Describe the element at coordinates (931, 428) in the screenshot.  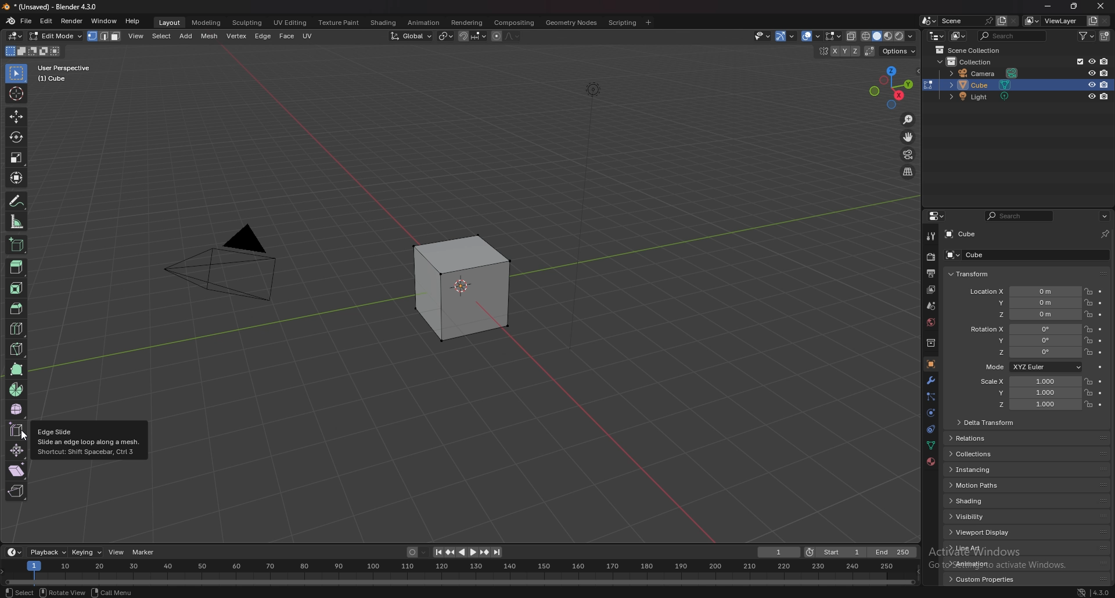
I see `constraints` at that location.